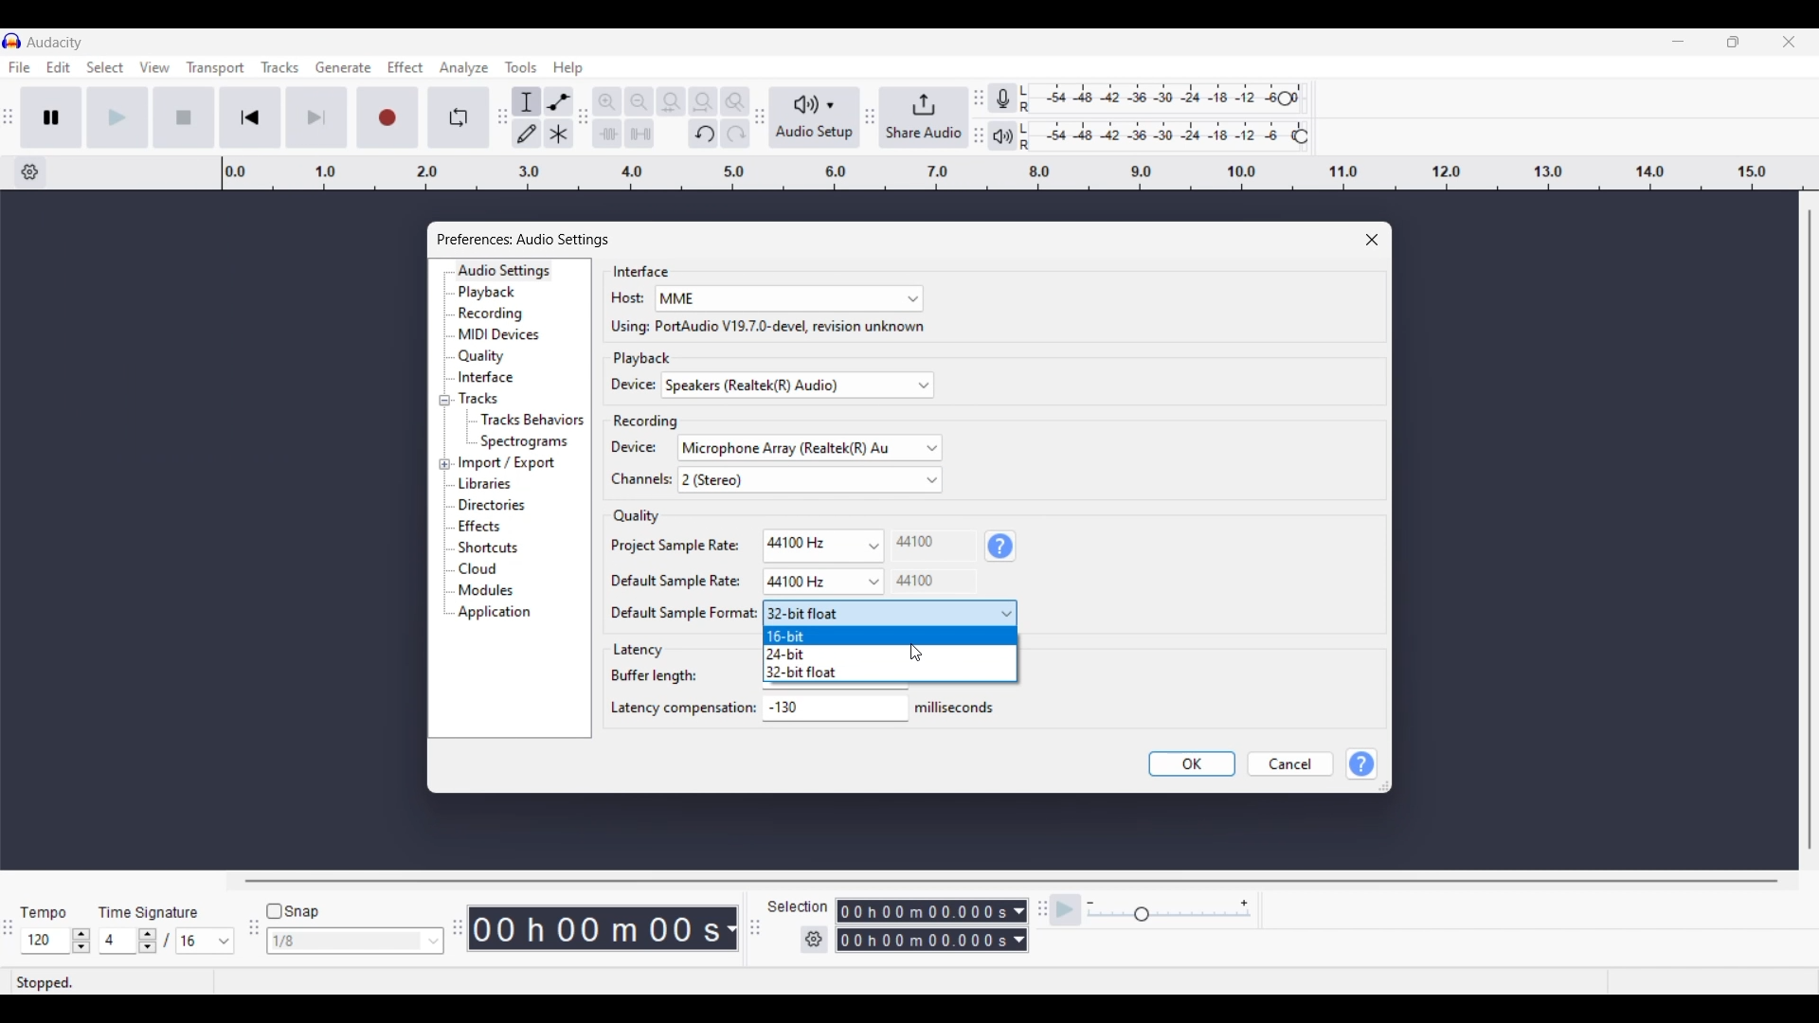 This screenshot has height=1023, width=1819. What do you see at coordinates (533, 419) in the screenshot?
I see `Track behaviours` at bounding box center [533, 419].